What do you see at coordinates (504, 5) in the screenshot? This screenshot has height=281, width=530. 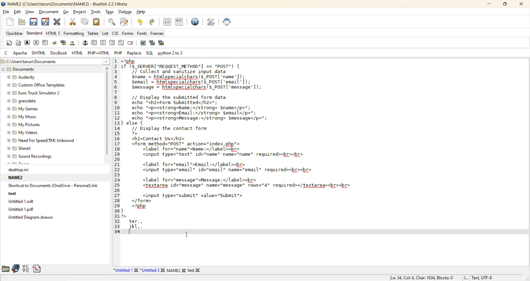 I see `maximize` at bounding box center [504, 5].